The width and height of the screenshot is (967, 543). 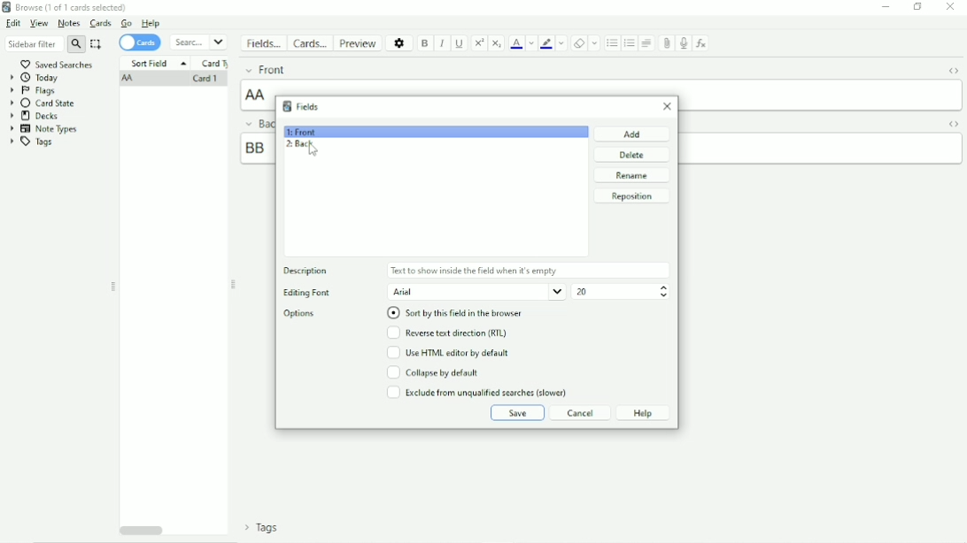 I want to click on Add, so click(x=633, y=134).